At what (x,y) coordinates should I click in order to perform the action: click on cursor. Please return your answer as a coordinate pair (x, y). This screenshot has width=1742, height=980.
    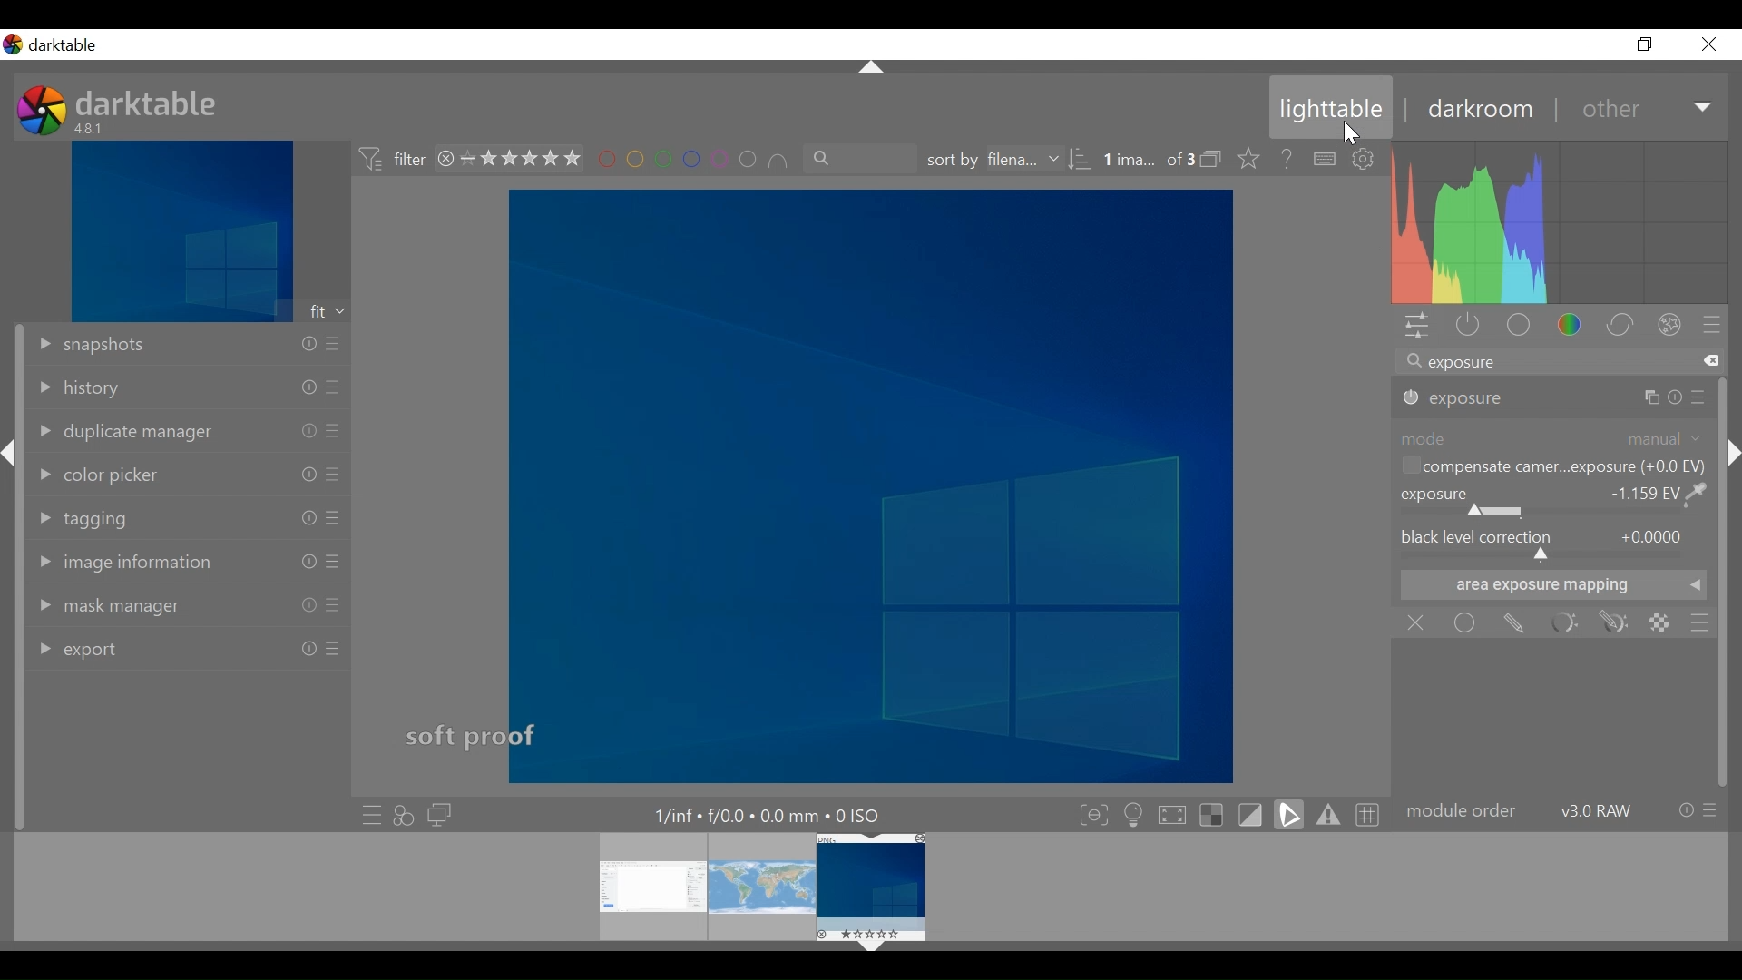
    Looking at the image, I should click on (1354, 133).